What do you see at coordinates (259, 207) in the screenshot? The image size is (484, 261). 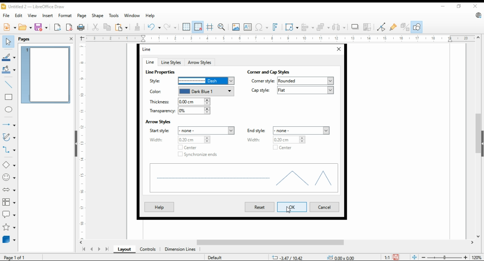 I see `reset` at bounding box center [259, 207].